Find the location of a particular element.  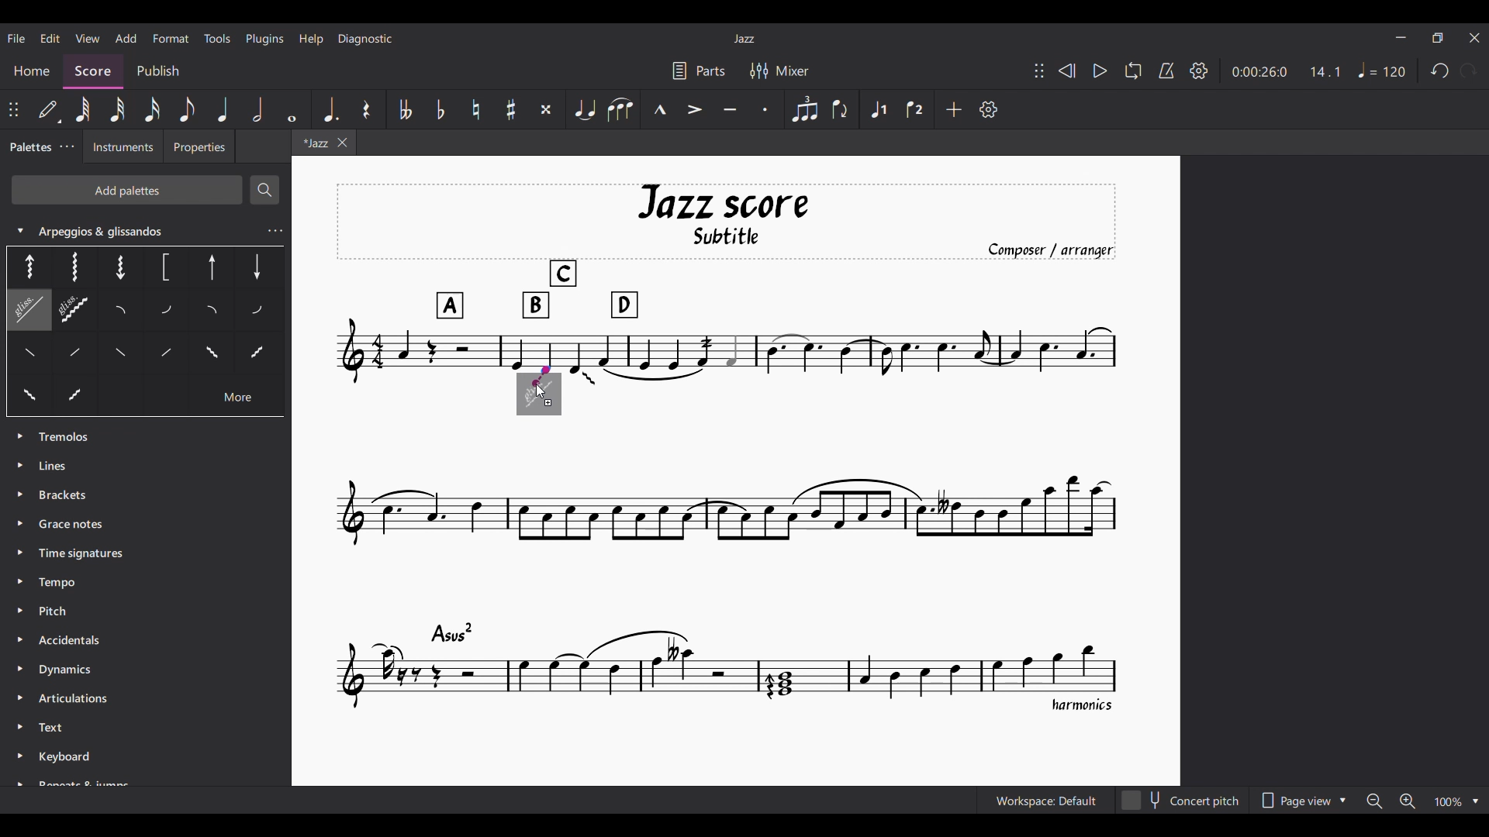

Palate 10 is located at coordinates (169, 312).